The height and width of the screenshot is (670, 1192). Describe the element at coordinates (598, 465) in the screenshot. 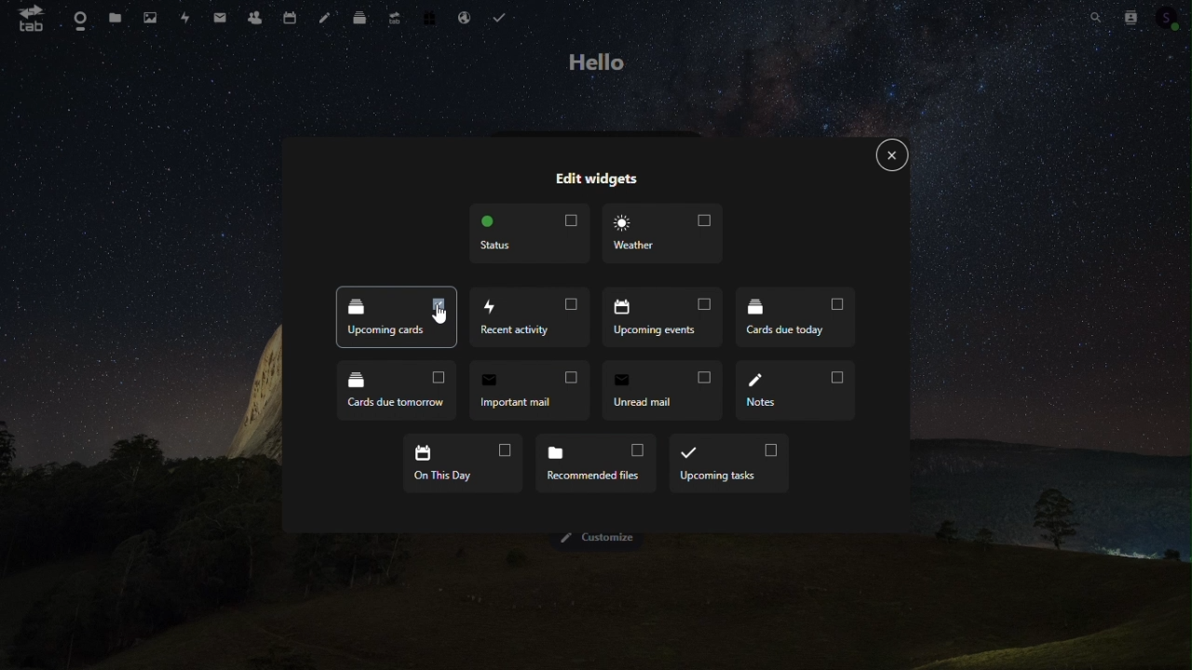

I see `Recommended files` at that location.